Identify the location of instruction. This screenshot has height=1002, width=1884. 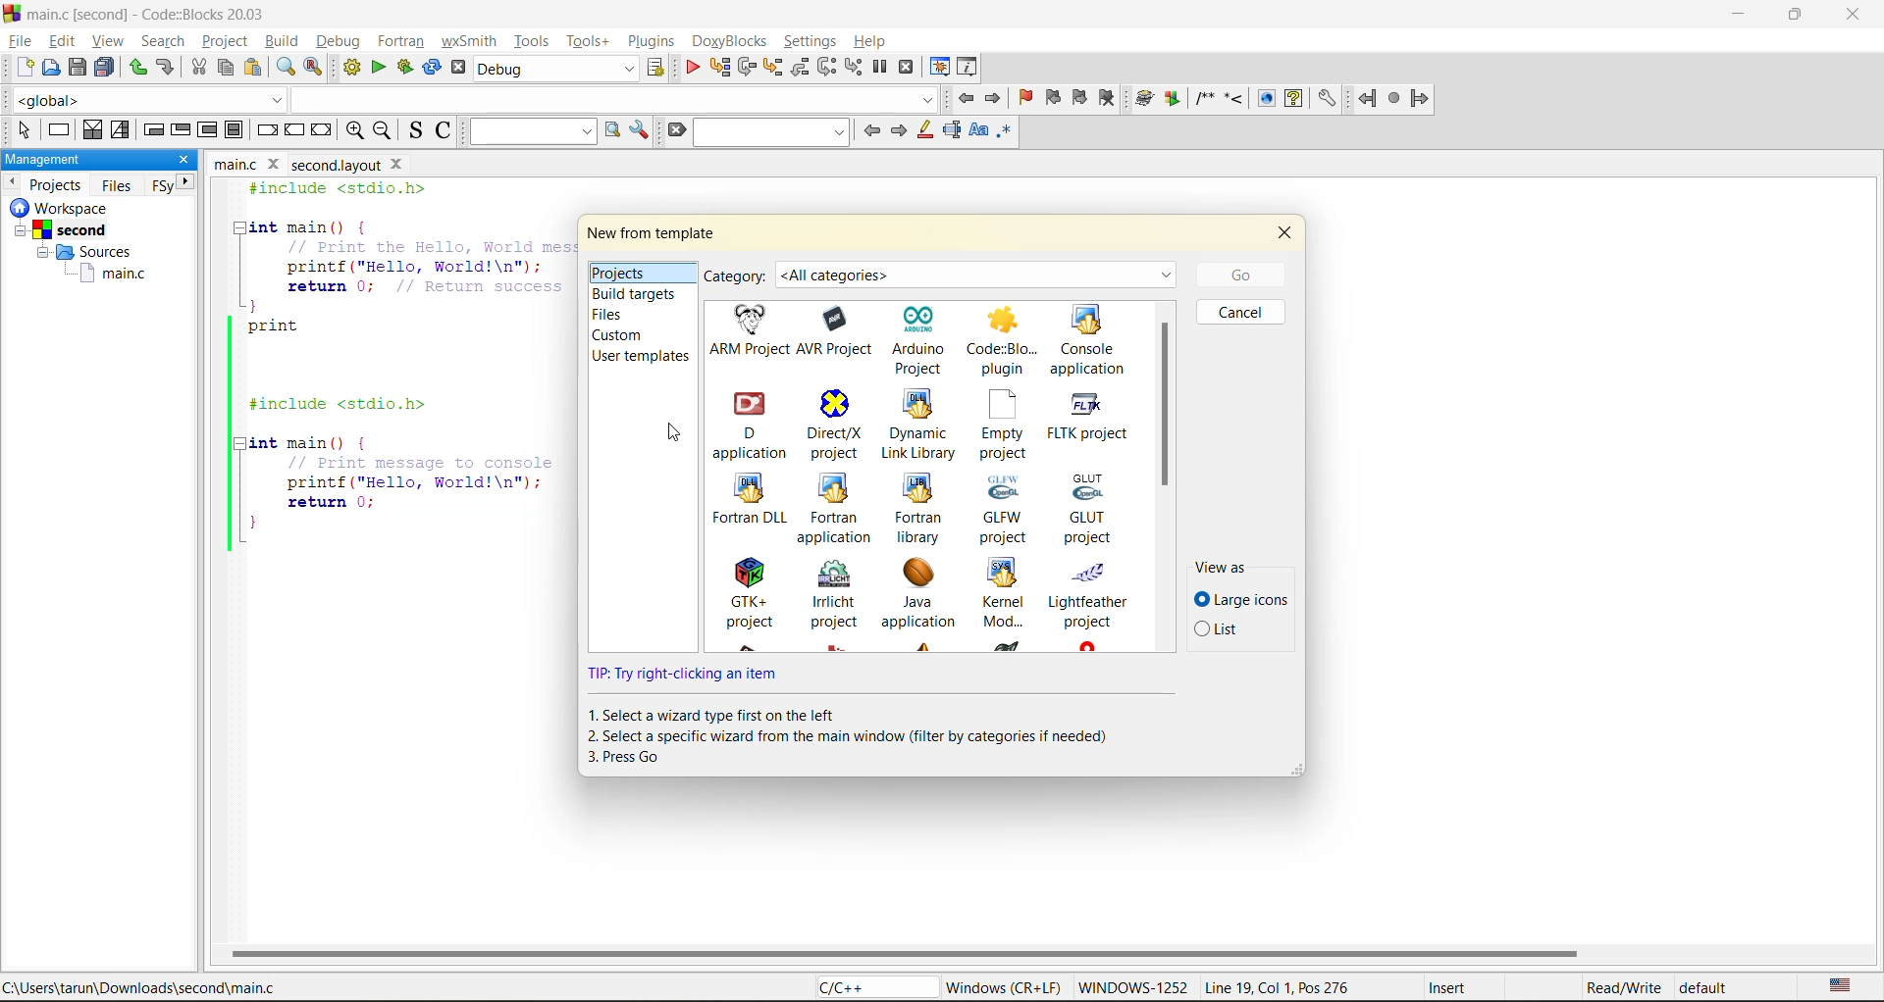
(861, 734).